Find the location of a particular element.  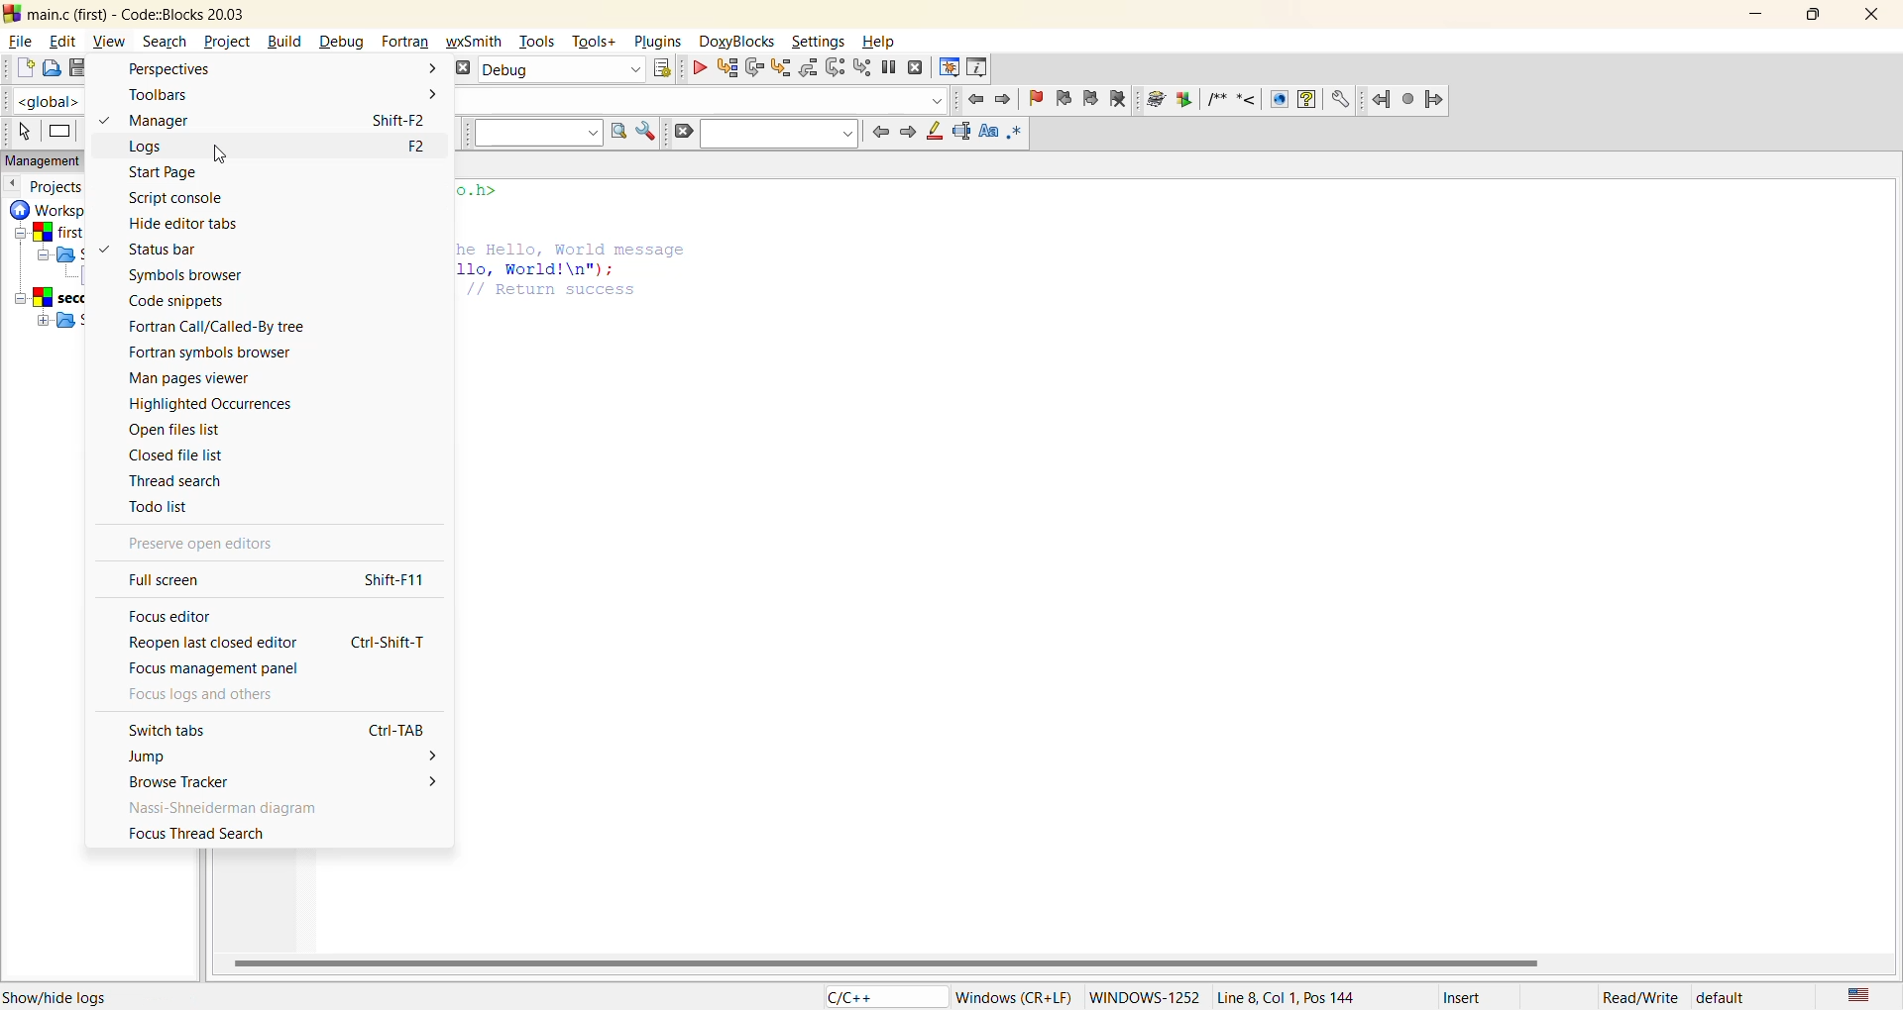

next bookmark is located at coordinates (1090, 99).